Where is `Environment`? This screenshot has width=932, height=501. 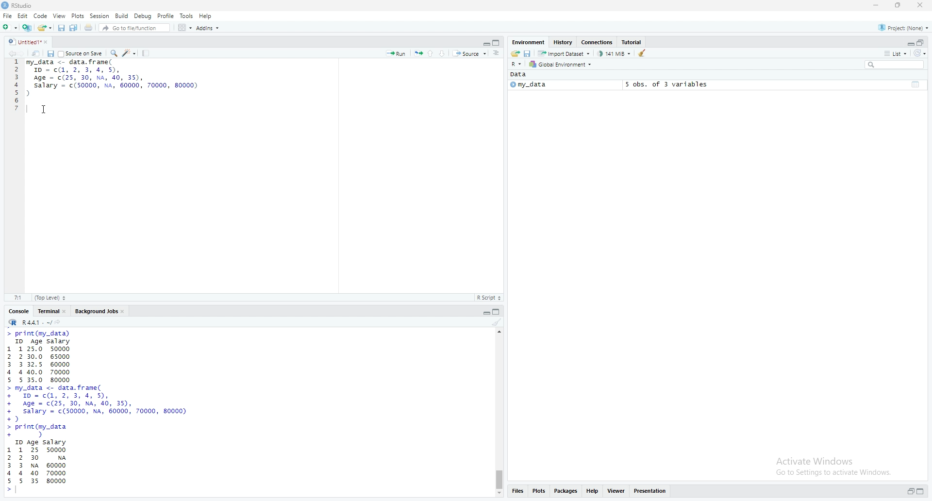 Environment is located at coordinates (529, 42).